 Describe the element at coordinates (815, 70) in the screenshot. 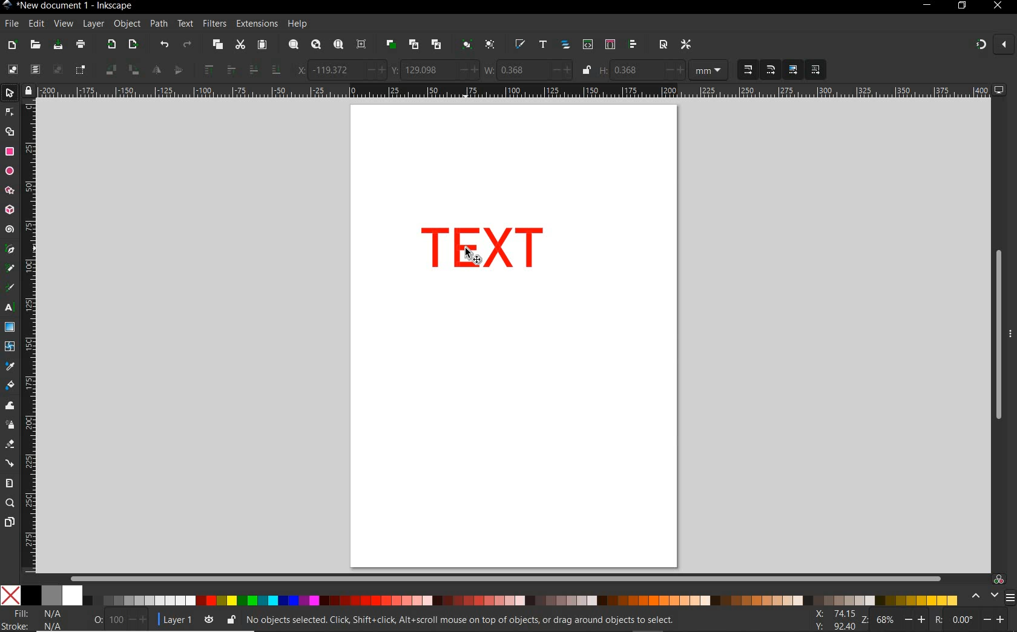

I see `MOVE PATTERNS` at that location.